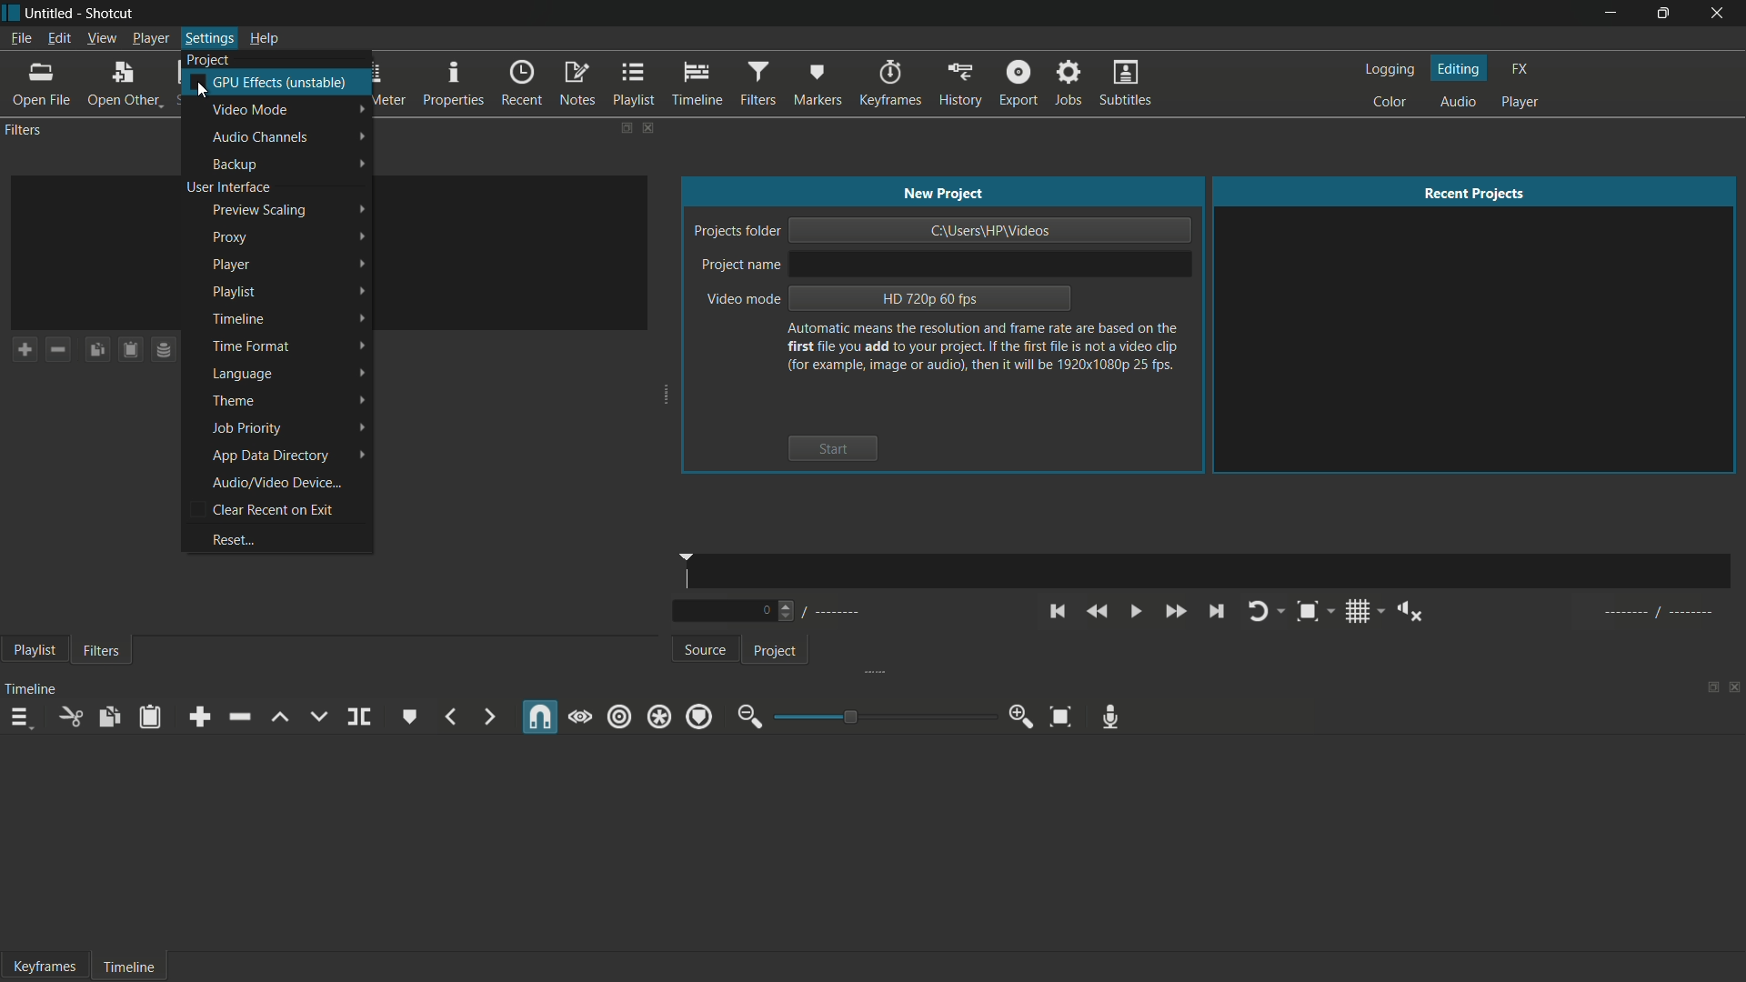 The width and height of the screenshot is (1746, 982). Describe the element at coordinates (1256, 611) in the screenshot. I see `toggle player looping` at that location.